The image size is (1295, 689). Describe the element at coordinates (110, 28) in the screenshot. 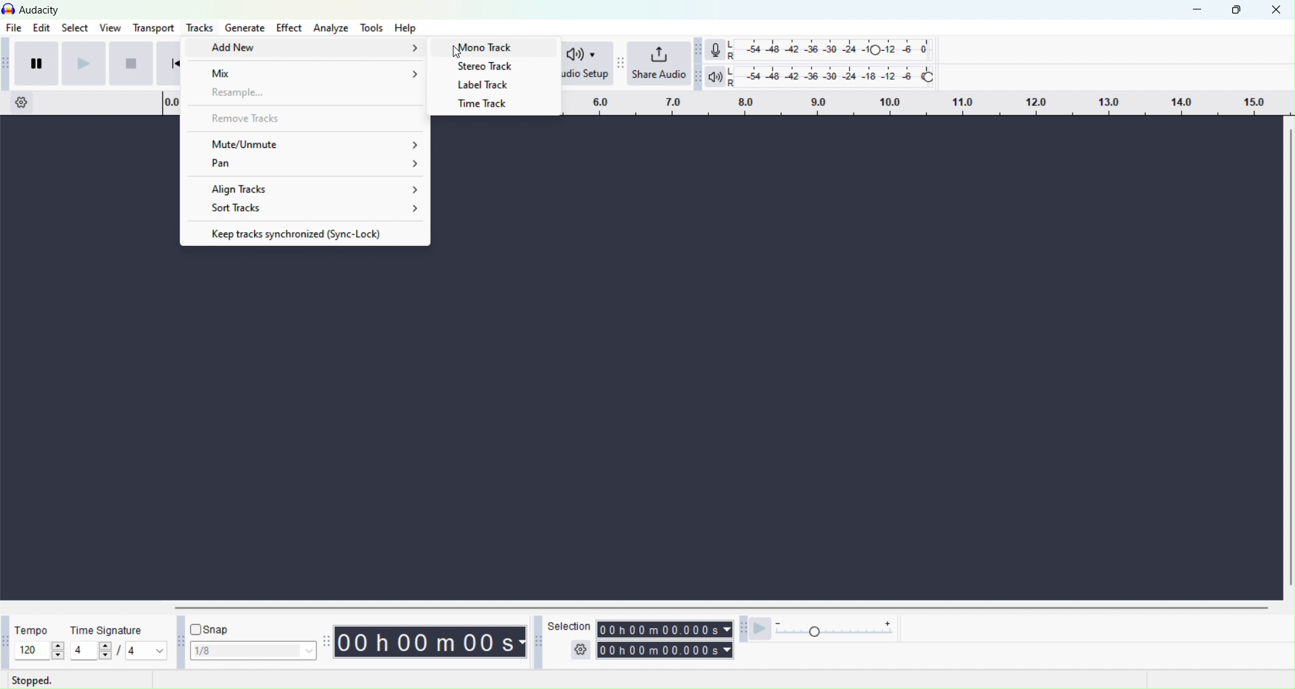

I see `View` at that location.